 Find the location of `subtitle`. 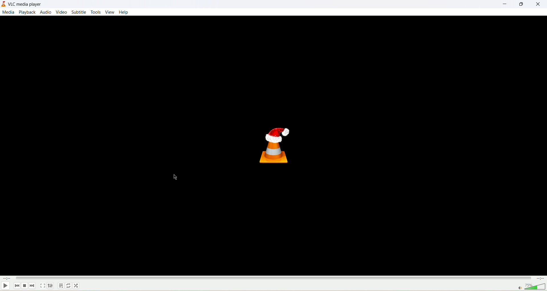

subtitle is located at coordinates (80, 12).